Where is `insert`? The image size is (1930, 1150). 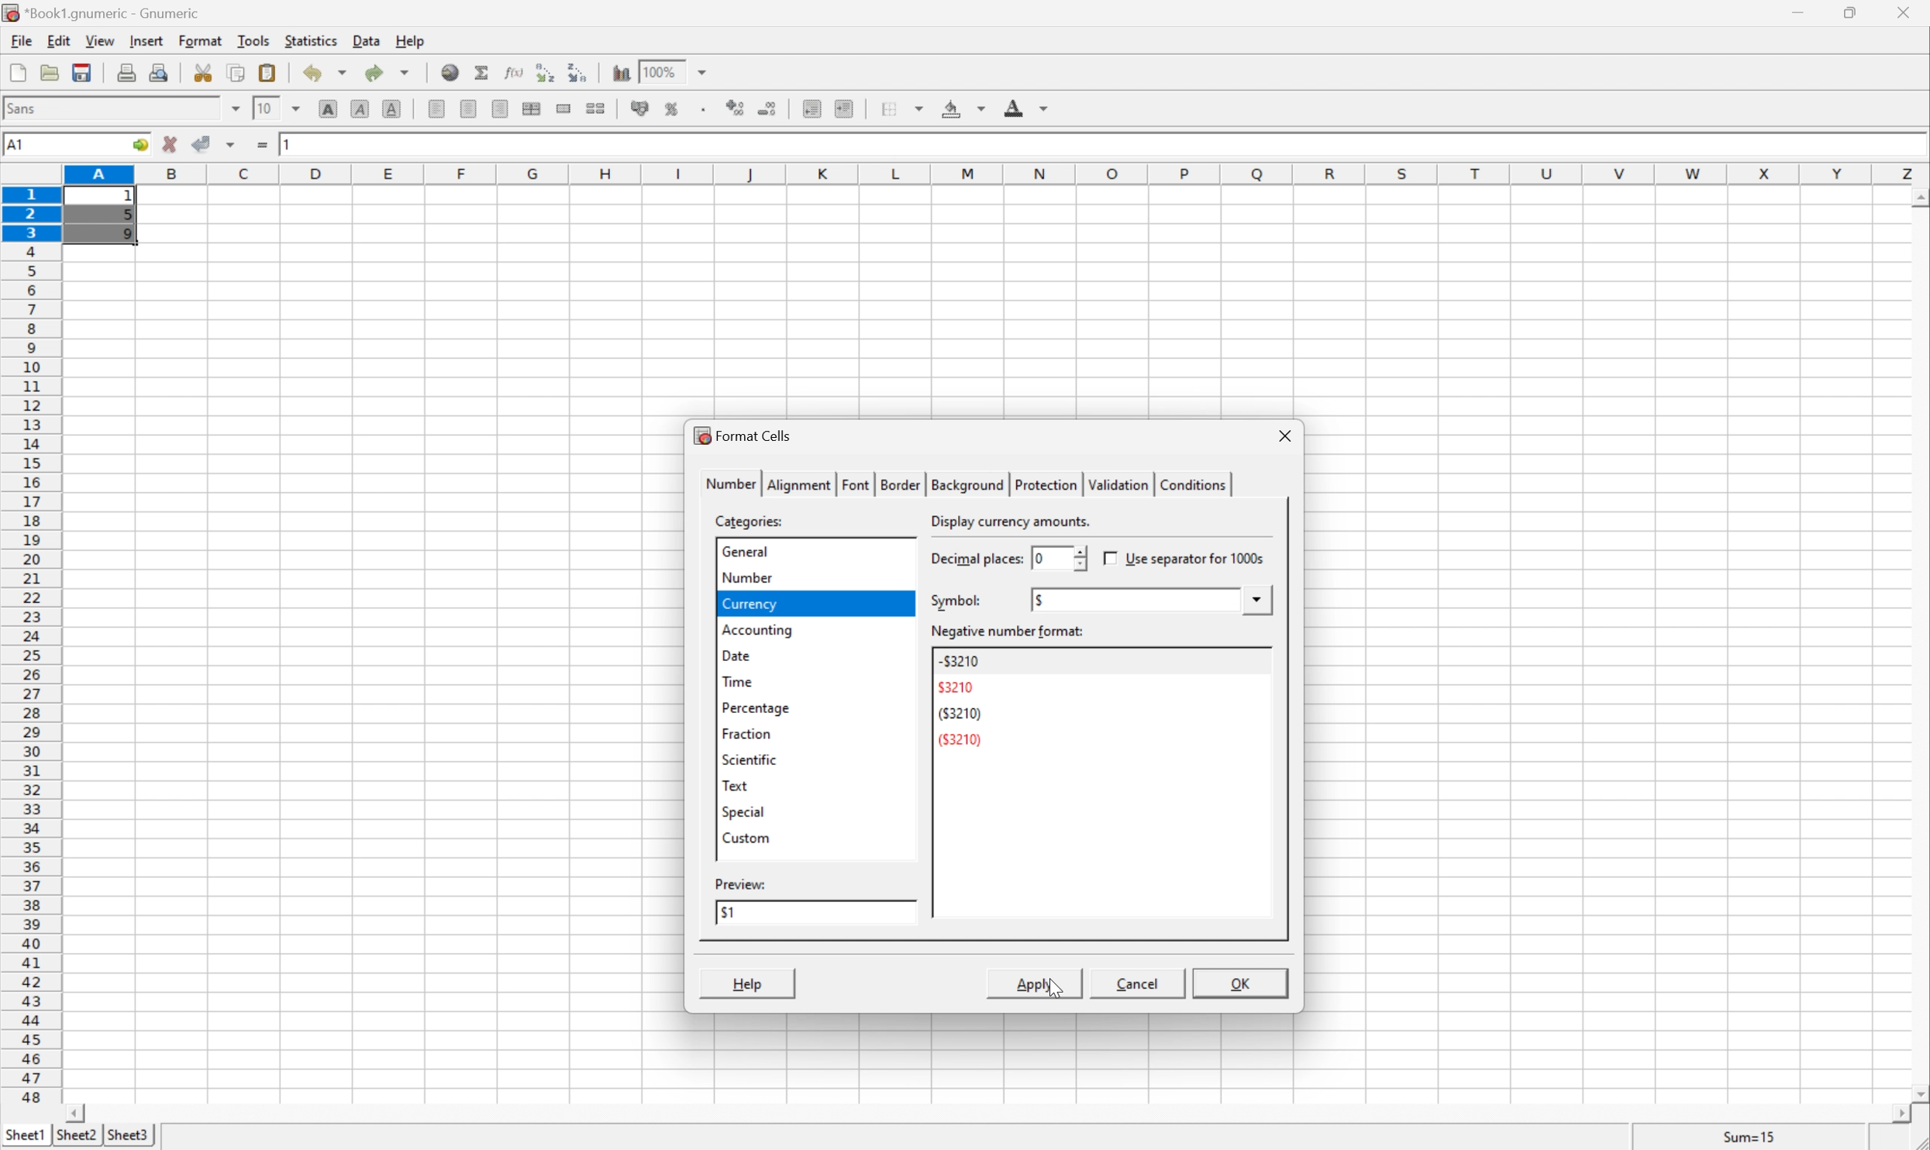
insert is located at coordinates (145, 39).